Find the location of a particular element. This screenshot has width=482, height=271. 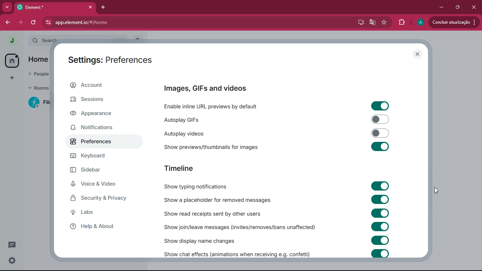

toggle on/off is located at coordinates (380, 106).